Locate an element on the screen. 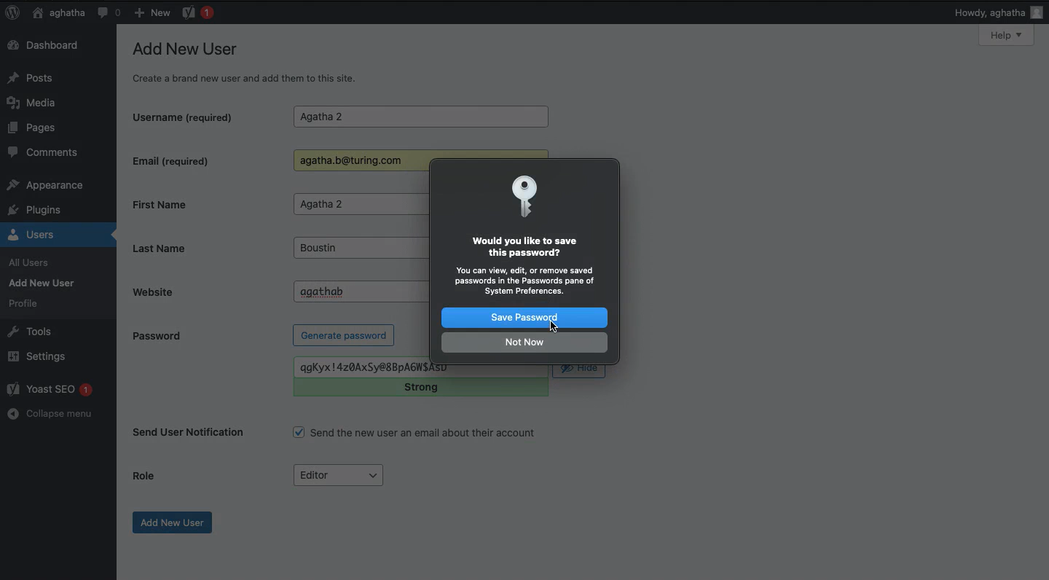 The image size is (1049, 580). Dashboard is located at coordinates (47, 46).